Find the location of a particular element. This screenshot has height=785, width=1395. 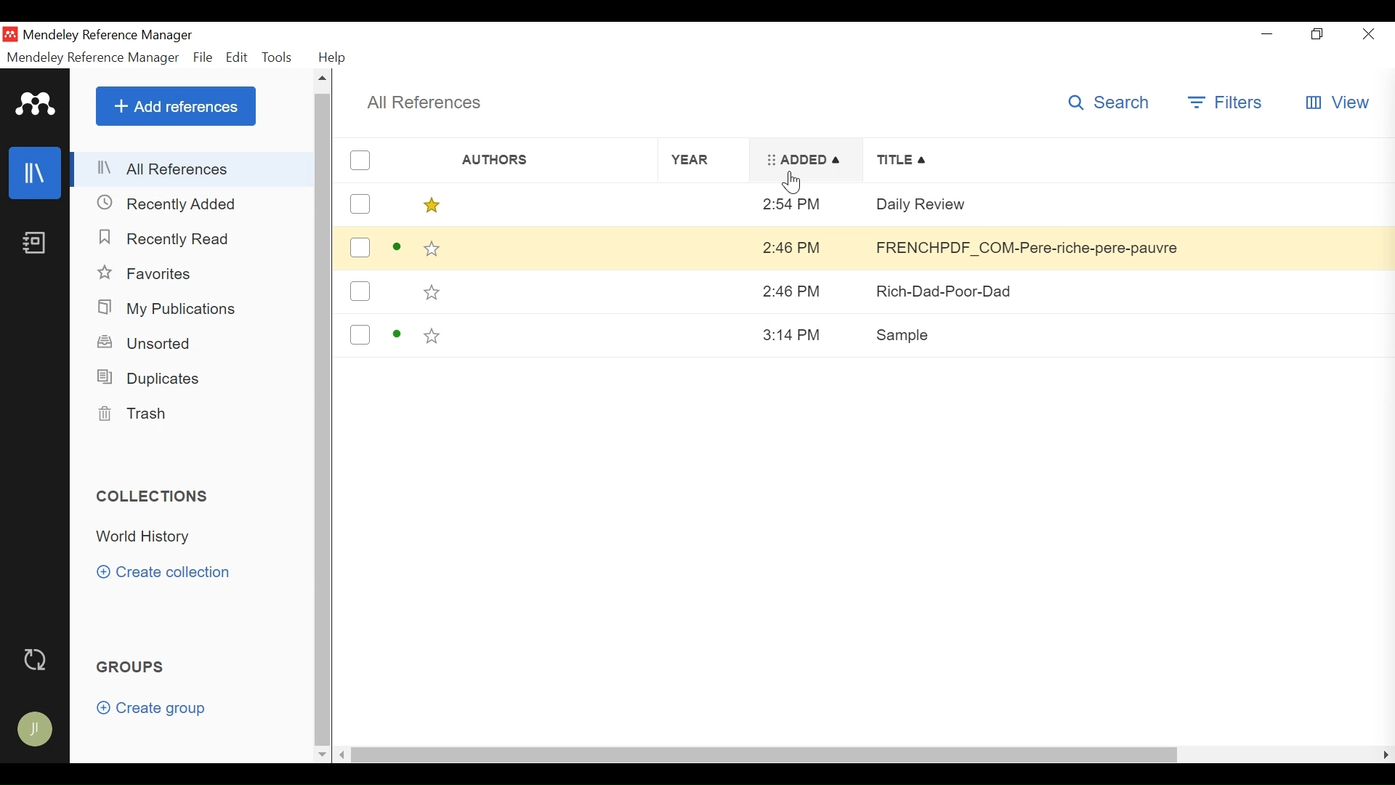

Mendeley Logo is located at coordinates (37, 106).